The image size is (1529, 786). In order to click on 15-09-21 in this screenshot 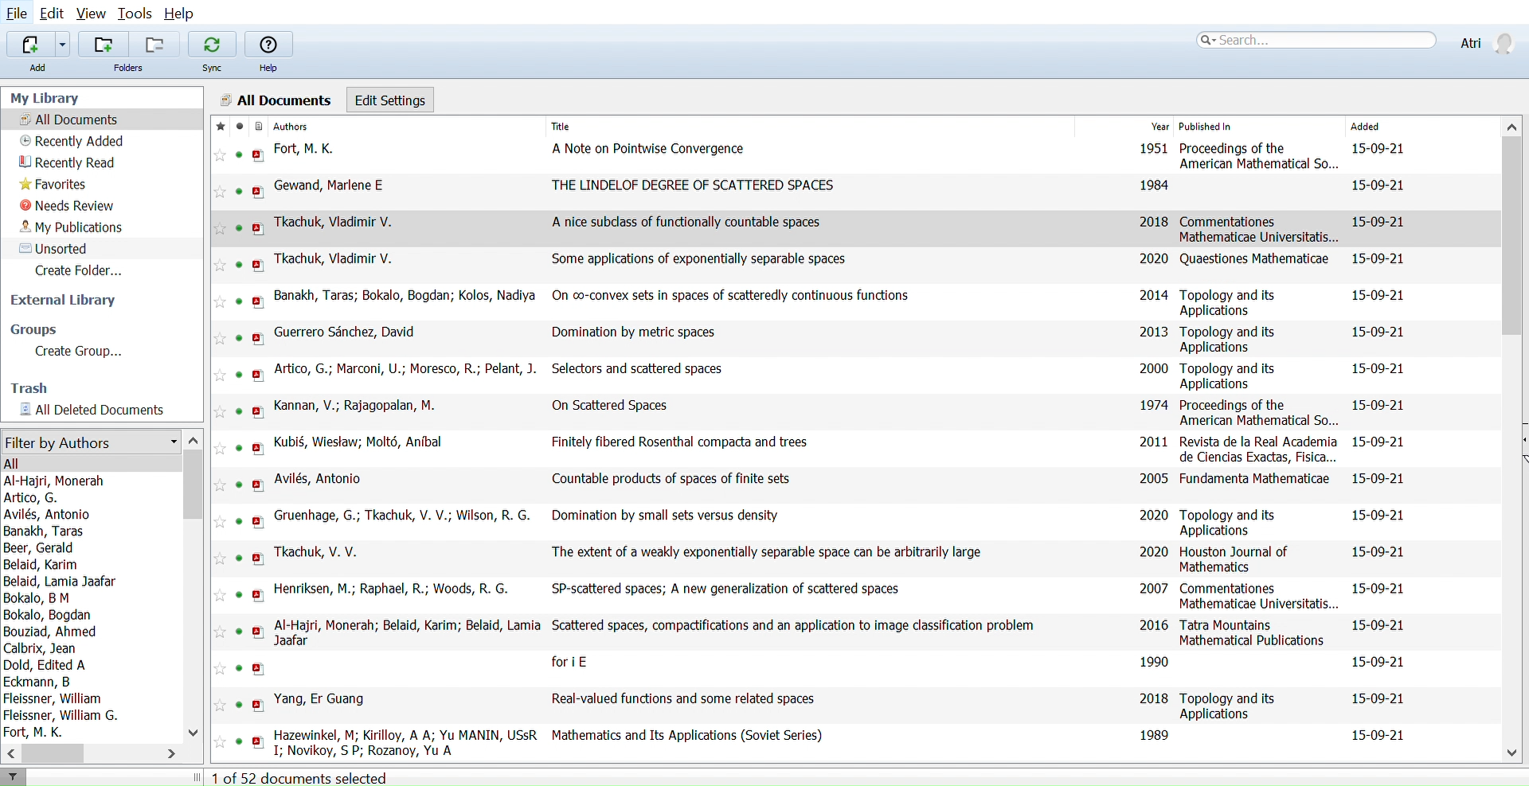, I will do `click(1379, 625)`.